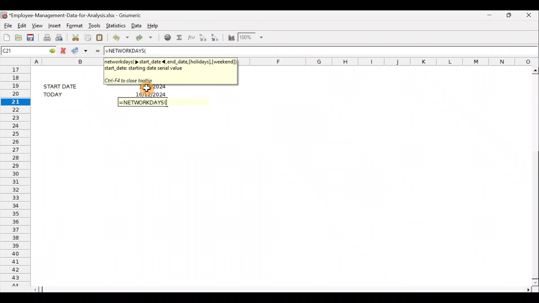  I want to click on Cancel change, so click(63, 50).